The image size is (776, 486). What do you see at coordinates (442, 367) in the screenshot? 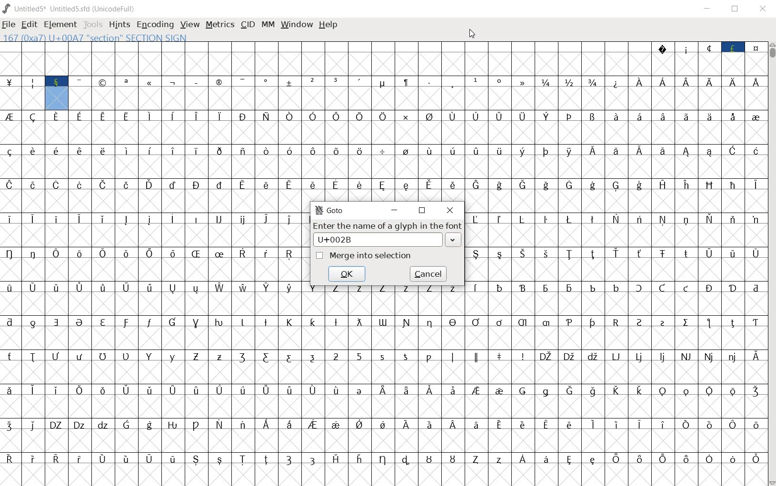
I see `special alphabets` at bounding box center [442, 367].